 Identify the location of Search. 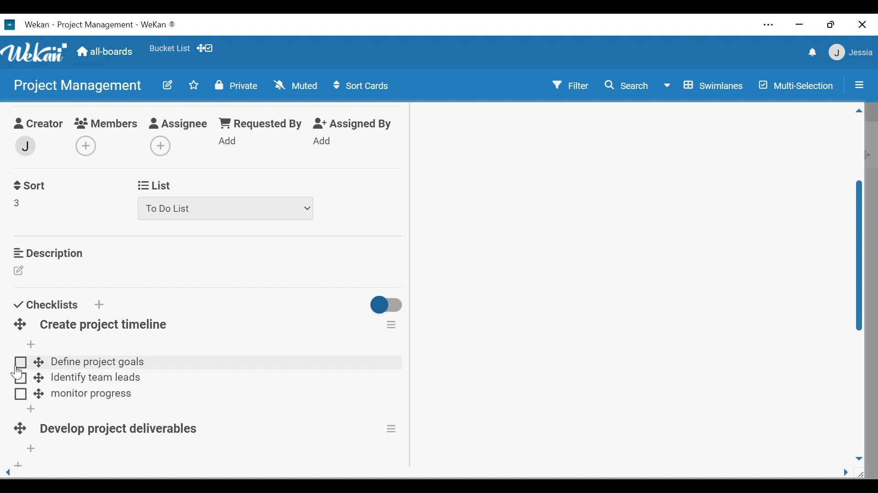
(628, 87).